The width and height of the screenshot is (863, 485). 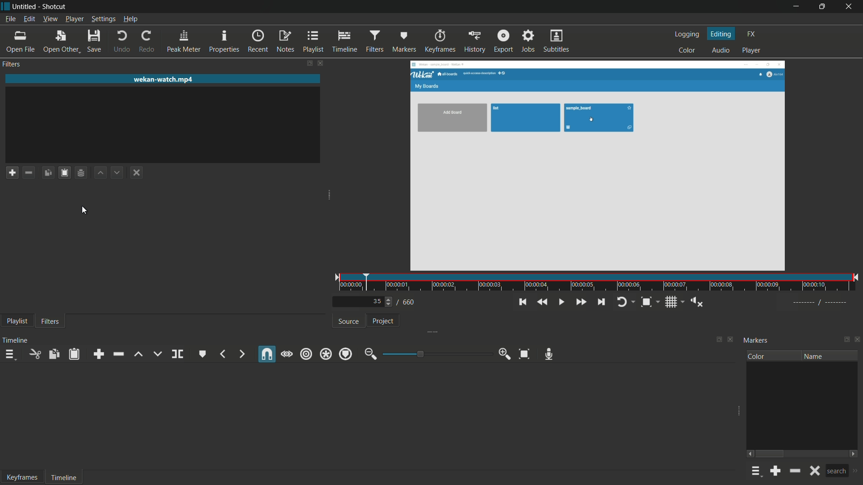 What do you see at coordinates (819, 303) in the screenshot?
I see `----- / ---` at bounding box center [819, 303].